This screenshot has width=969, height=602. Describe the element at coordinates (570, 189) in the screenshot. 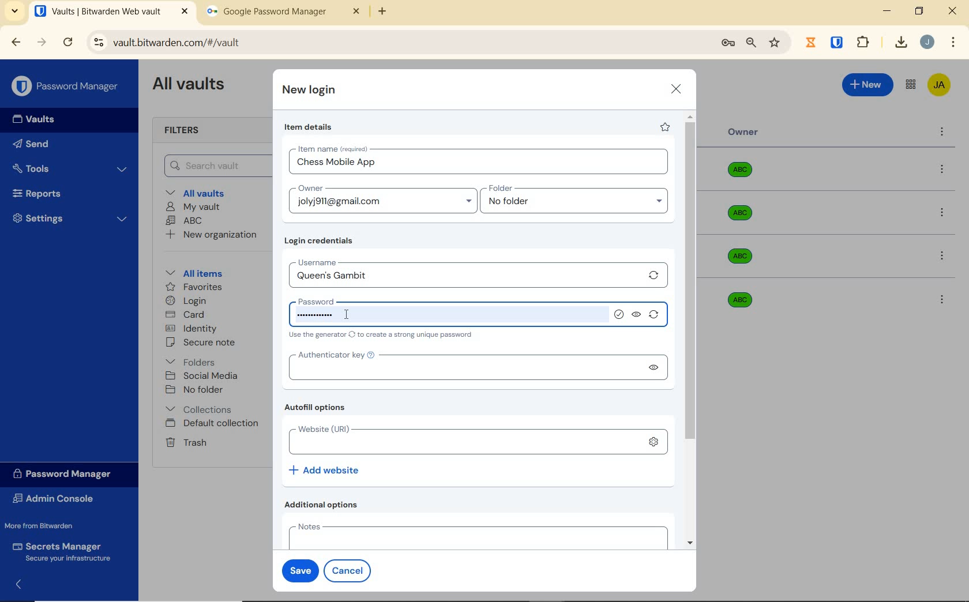

I see `Folder` at that location.